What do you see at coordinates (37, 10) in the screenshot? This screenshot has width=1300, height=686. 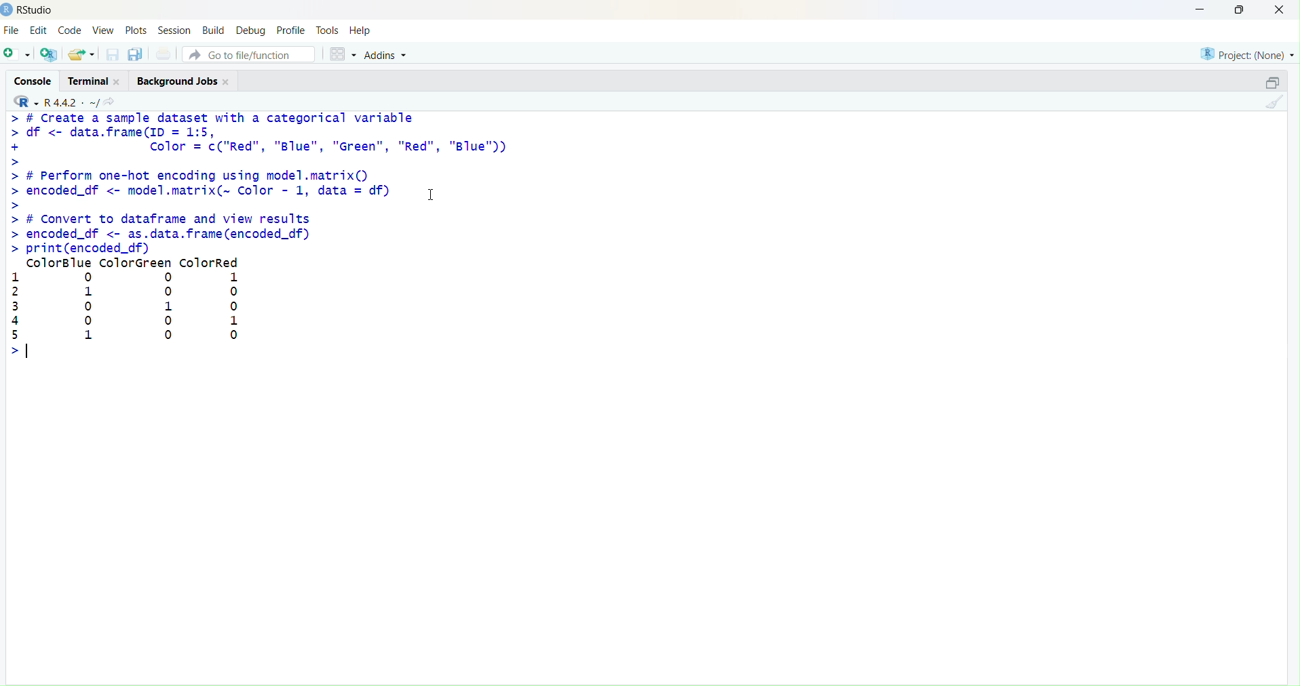 I see `RStudio` at bounding box center [37, 10].